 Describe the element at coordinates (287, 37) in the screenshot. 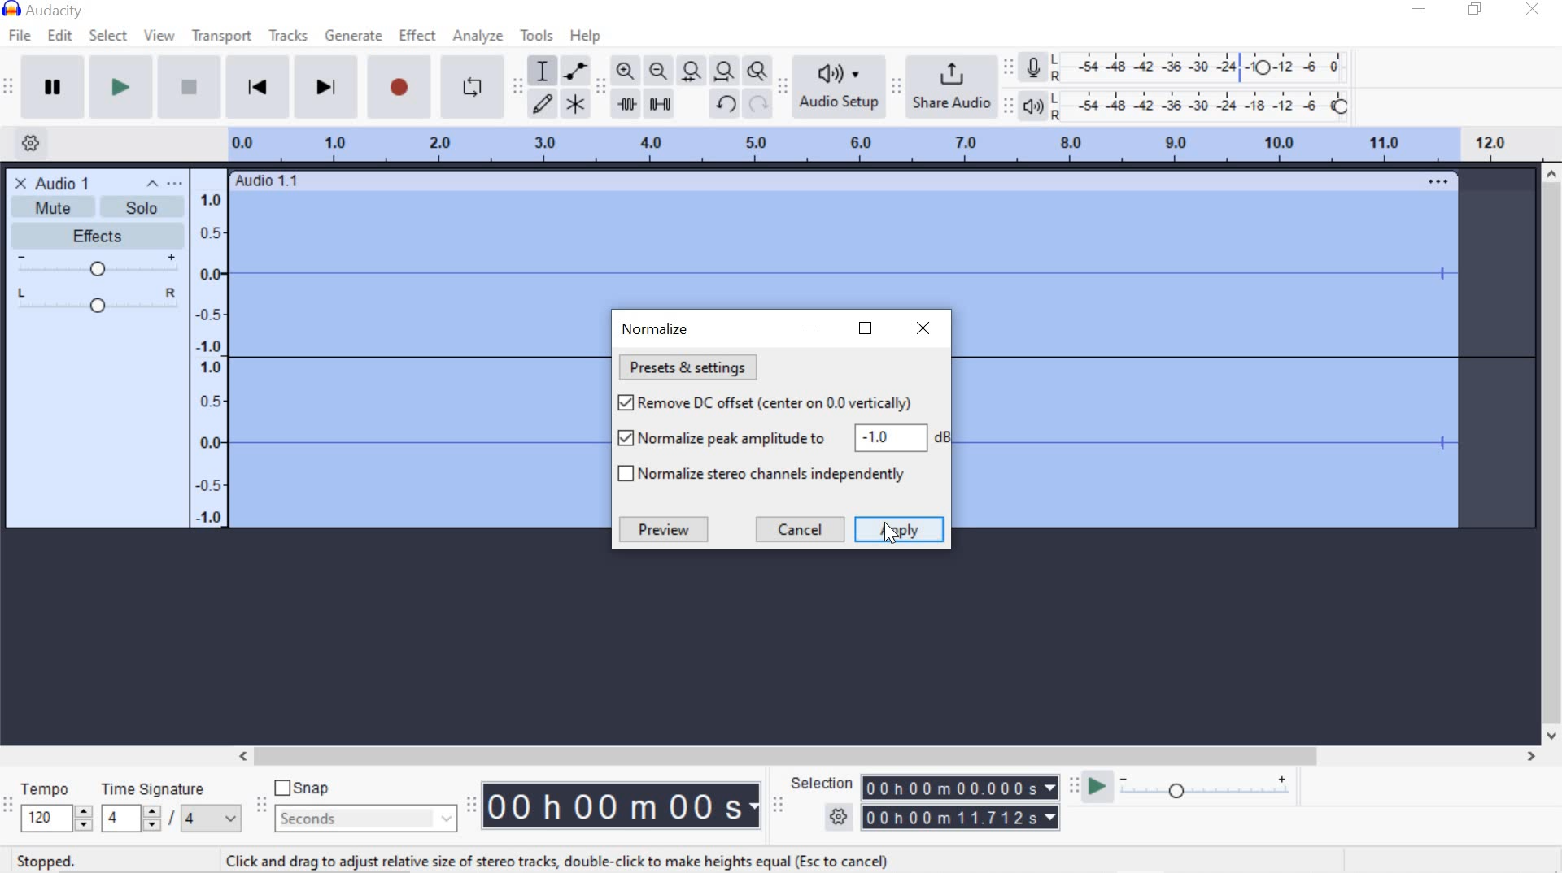

I see `tracks` at that location.